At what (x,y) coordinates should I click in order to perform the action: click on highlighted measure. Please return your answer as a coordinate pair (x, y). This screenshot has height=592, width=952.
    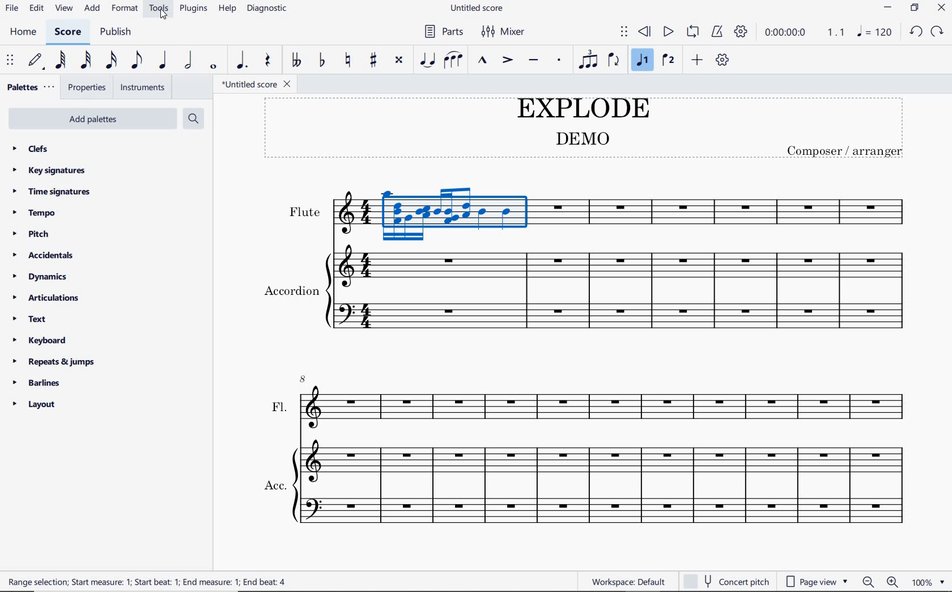
    Looking at the image, I should click on (456, 215).